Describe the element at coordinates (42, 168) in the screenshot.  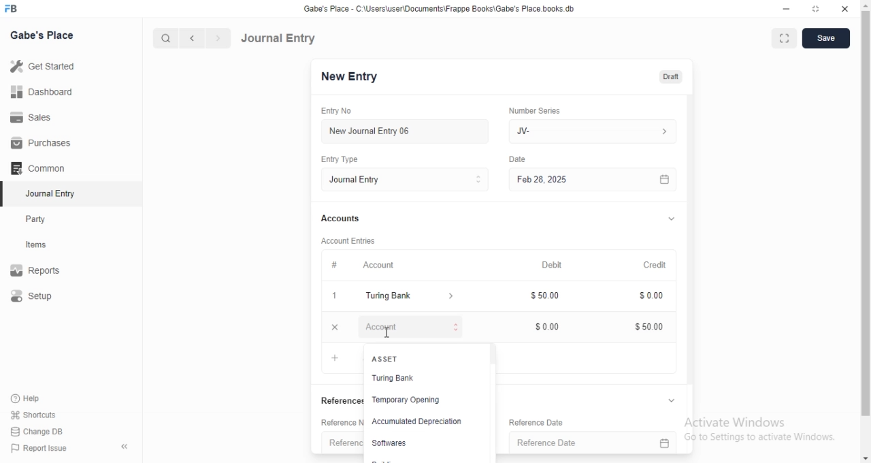
I see `Common` at that location.